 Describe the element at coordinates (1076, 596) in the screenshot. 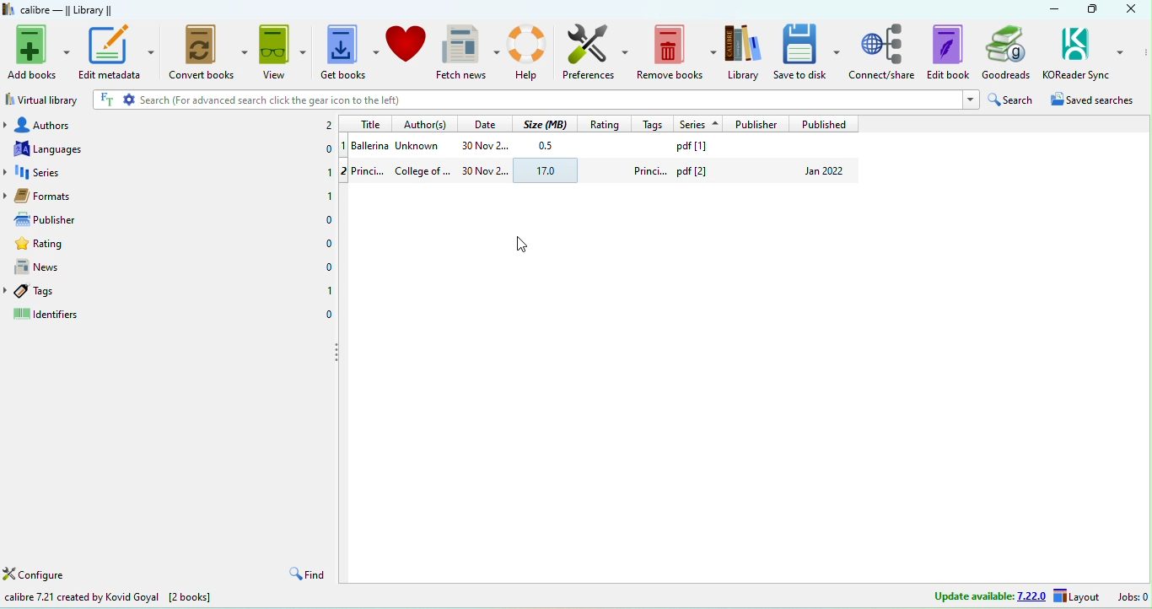

I see `layout` at that location.